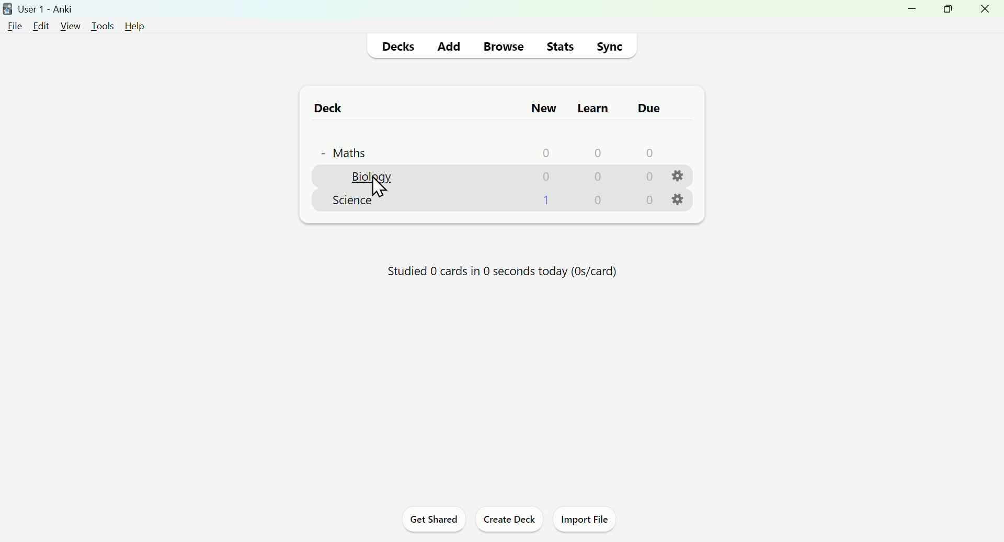 This screenshot has width=1004, height=542. I want to click on view, so click(70, 26).